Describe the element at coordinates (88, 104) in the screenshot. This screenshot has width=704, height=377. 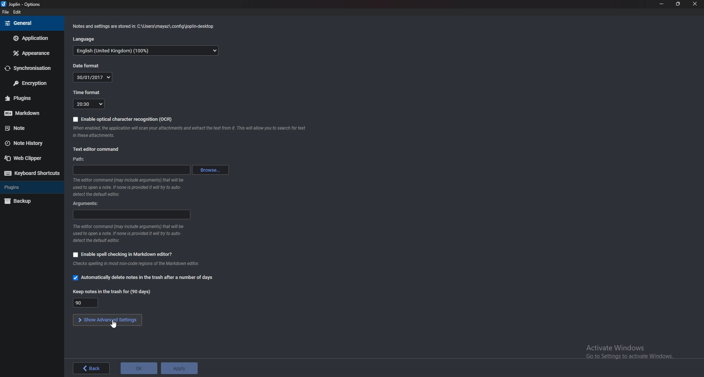
I see `20:30` at that location.